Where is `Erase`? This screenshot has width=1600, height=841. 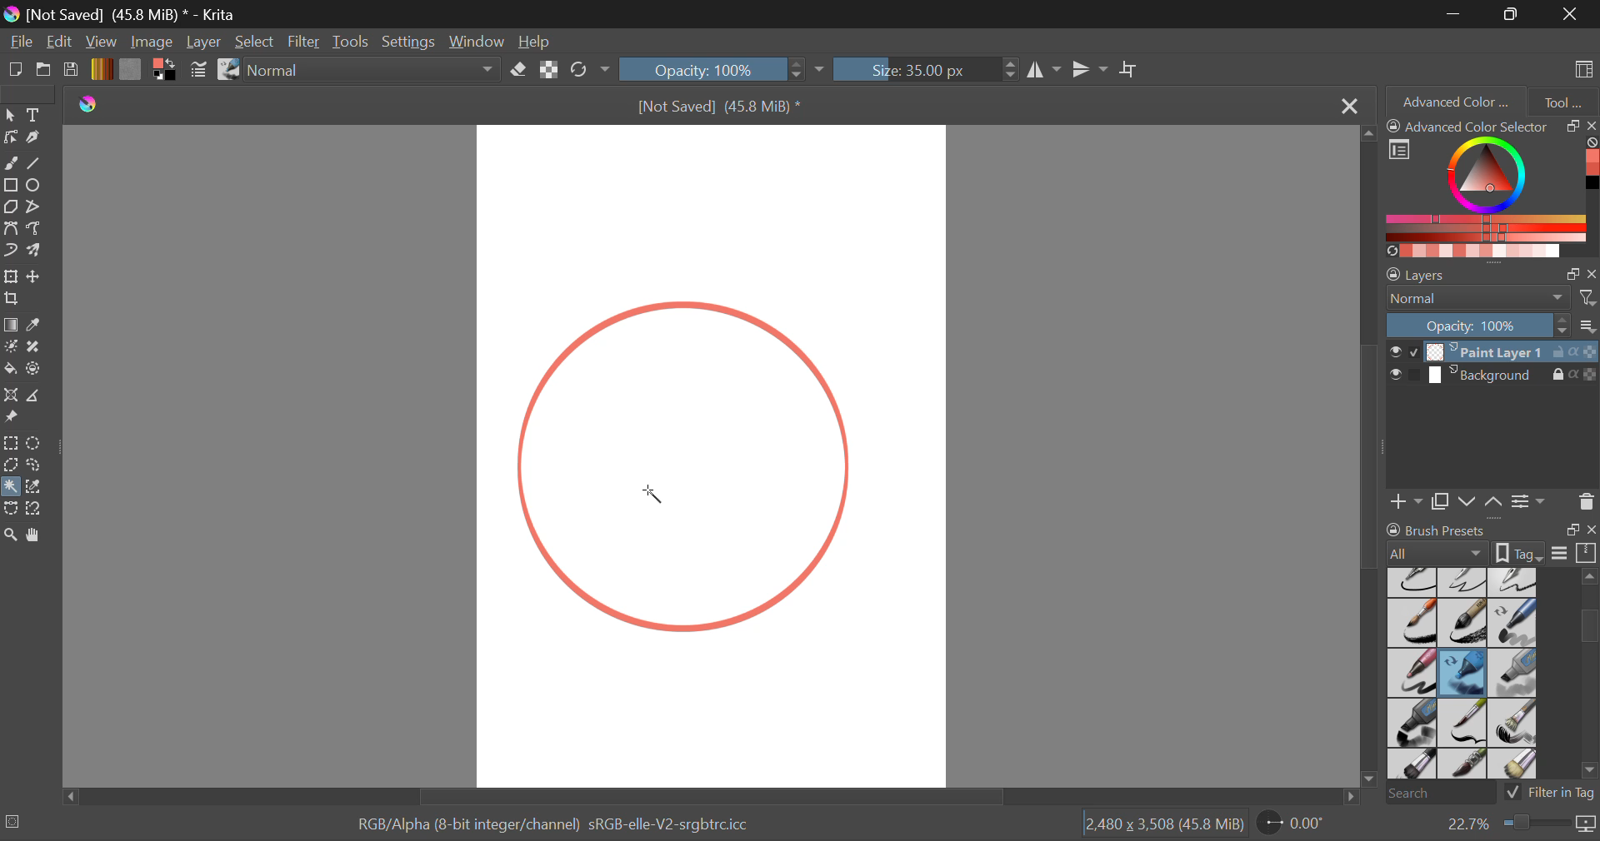 Erase is located at coordinates (522, 72).